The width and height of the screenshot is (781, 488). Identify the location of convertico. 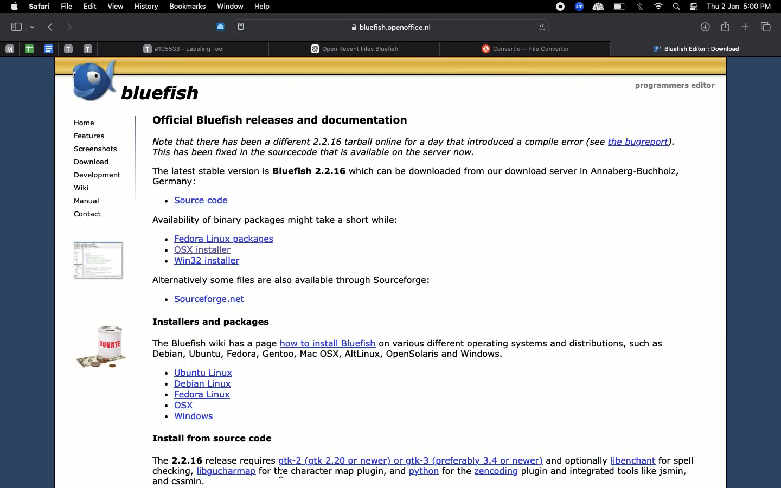
(531, 49).